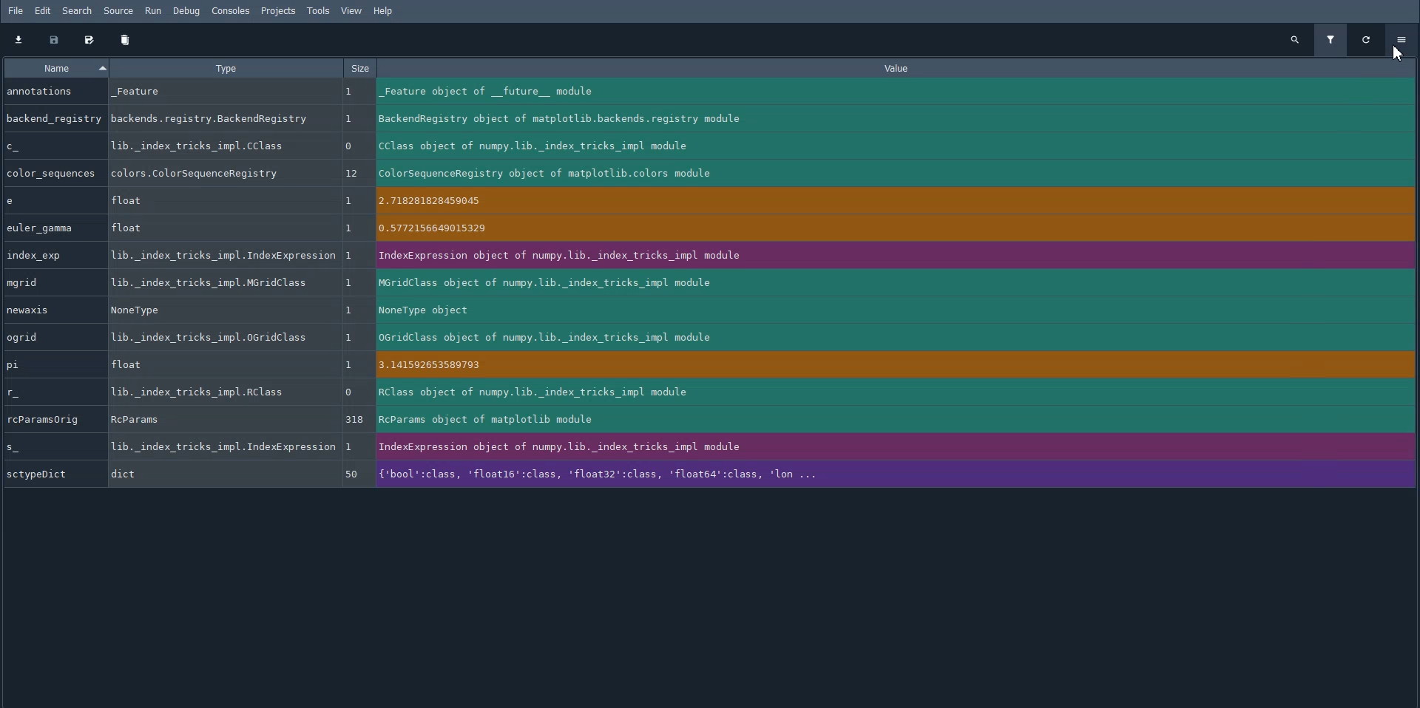  Describe the element at coordinates (889, 309) in the screenshot. I see `NoneType object` at that location.